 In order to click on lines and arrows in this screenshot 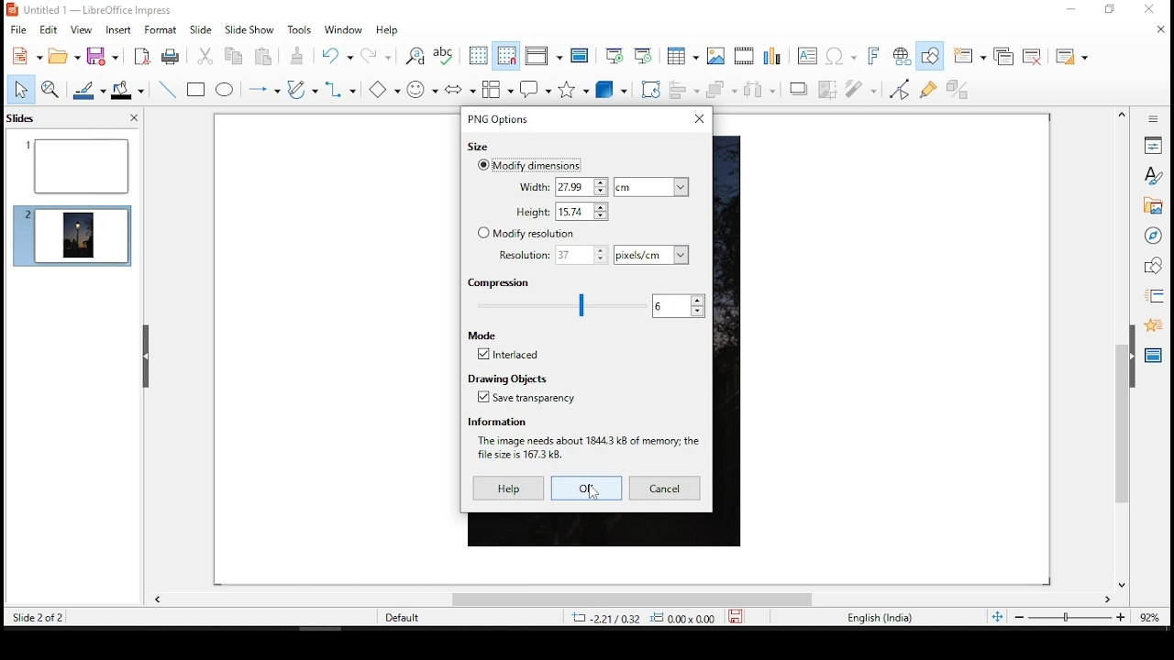, I will do `click(263, 90)`.